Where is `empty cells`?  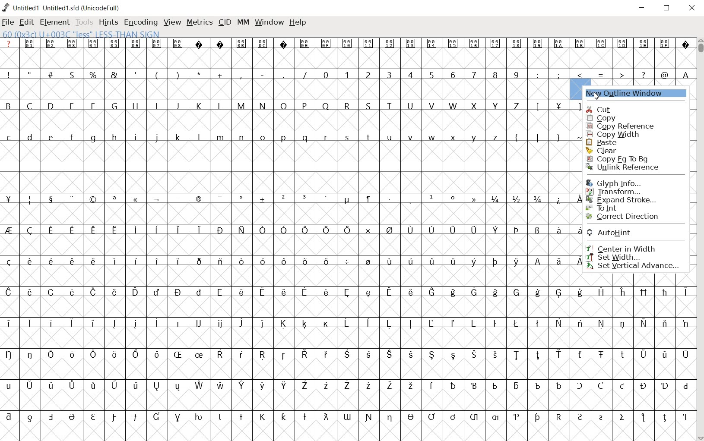
empty cells is located at coordinates (285, 89).